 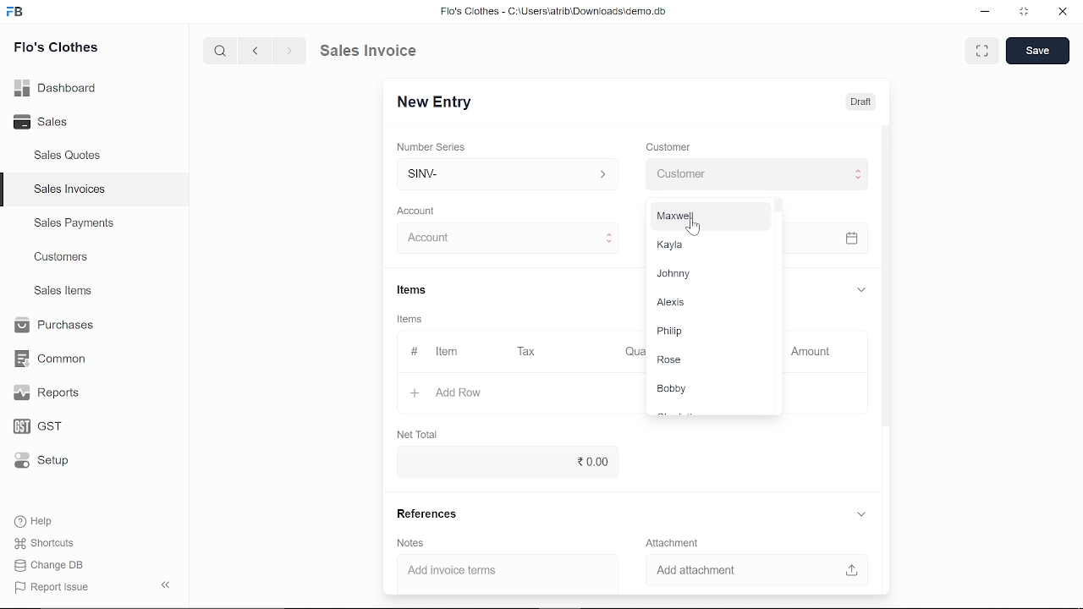 I want to click on previous, so click(x=256, y=50).